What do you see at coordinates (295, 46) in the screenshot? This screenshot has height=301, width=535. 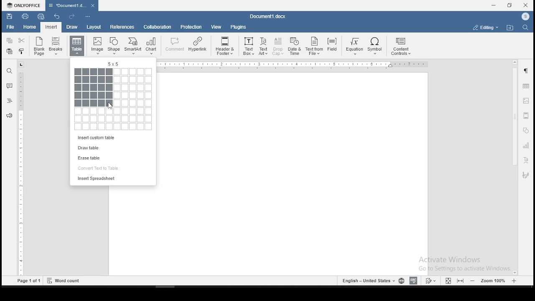 I see `Date & Time` at bounding box center [295, 46].